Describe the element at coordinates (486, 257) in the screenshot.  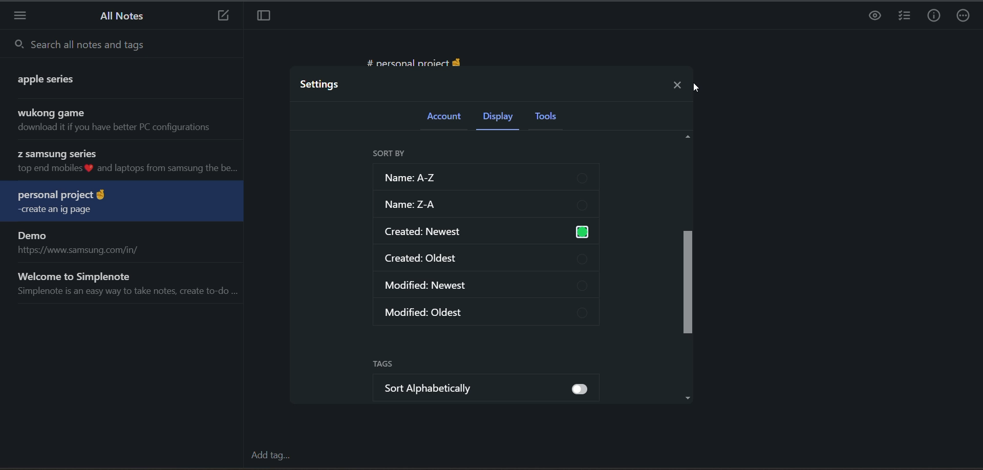
I see `created oldest` at that location.